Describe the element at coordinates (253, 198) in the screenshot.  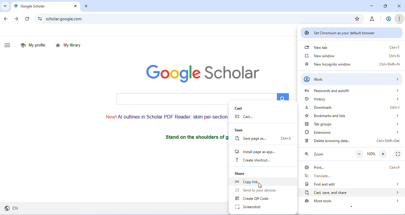
I see `create QR Code` at that location.